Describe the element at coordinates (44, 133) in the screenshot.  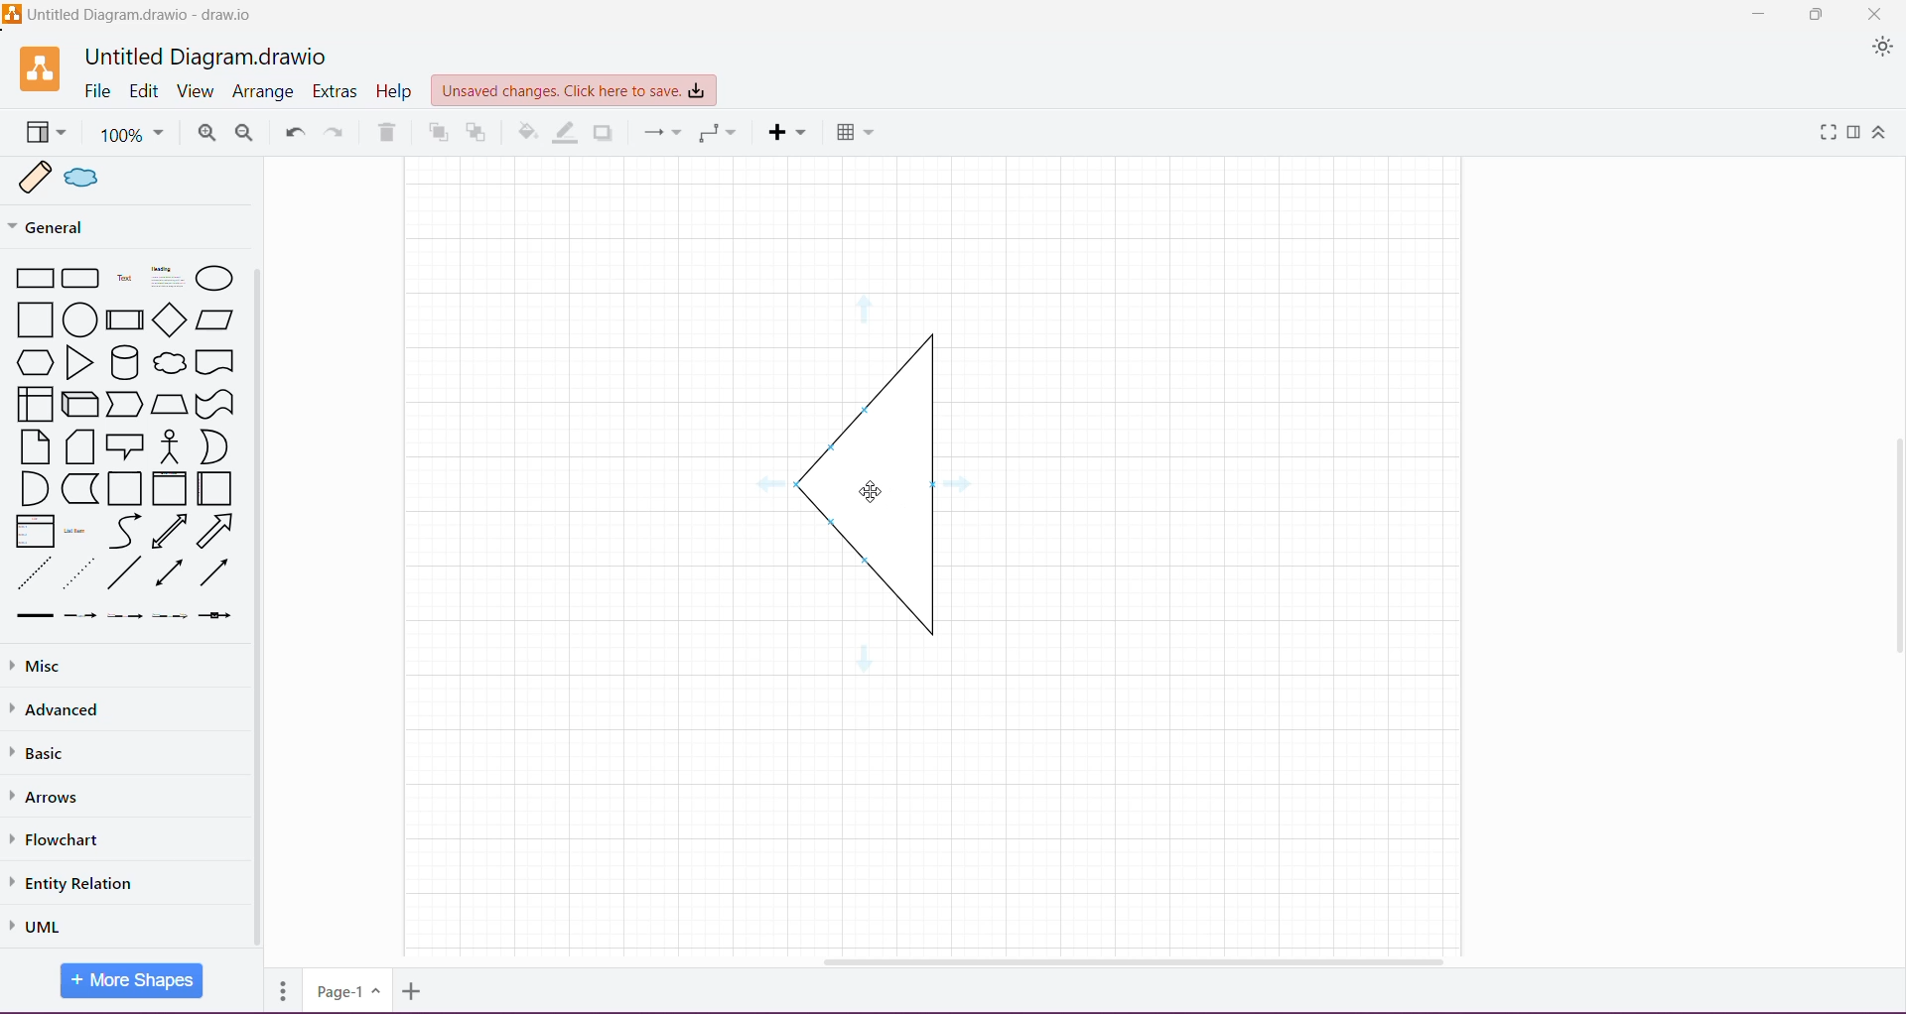
I see `View` at that location.